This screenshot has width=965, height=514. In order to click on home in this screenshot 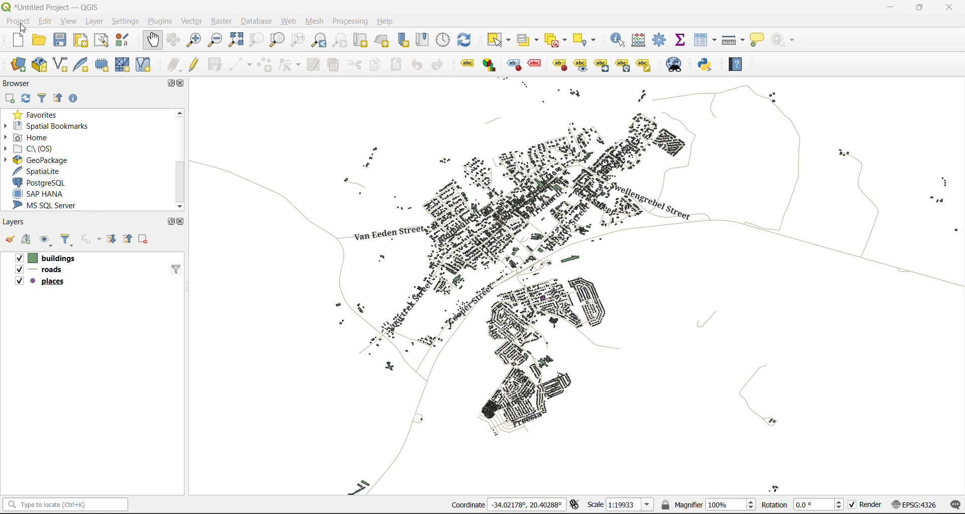, I will do `click(29, 137)`.